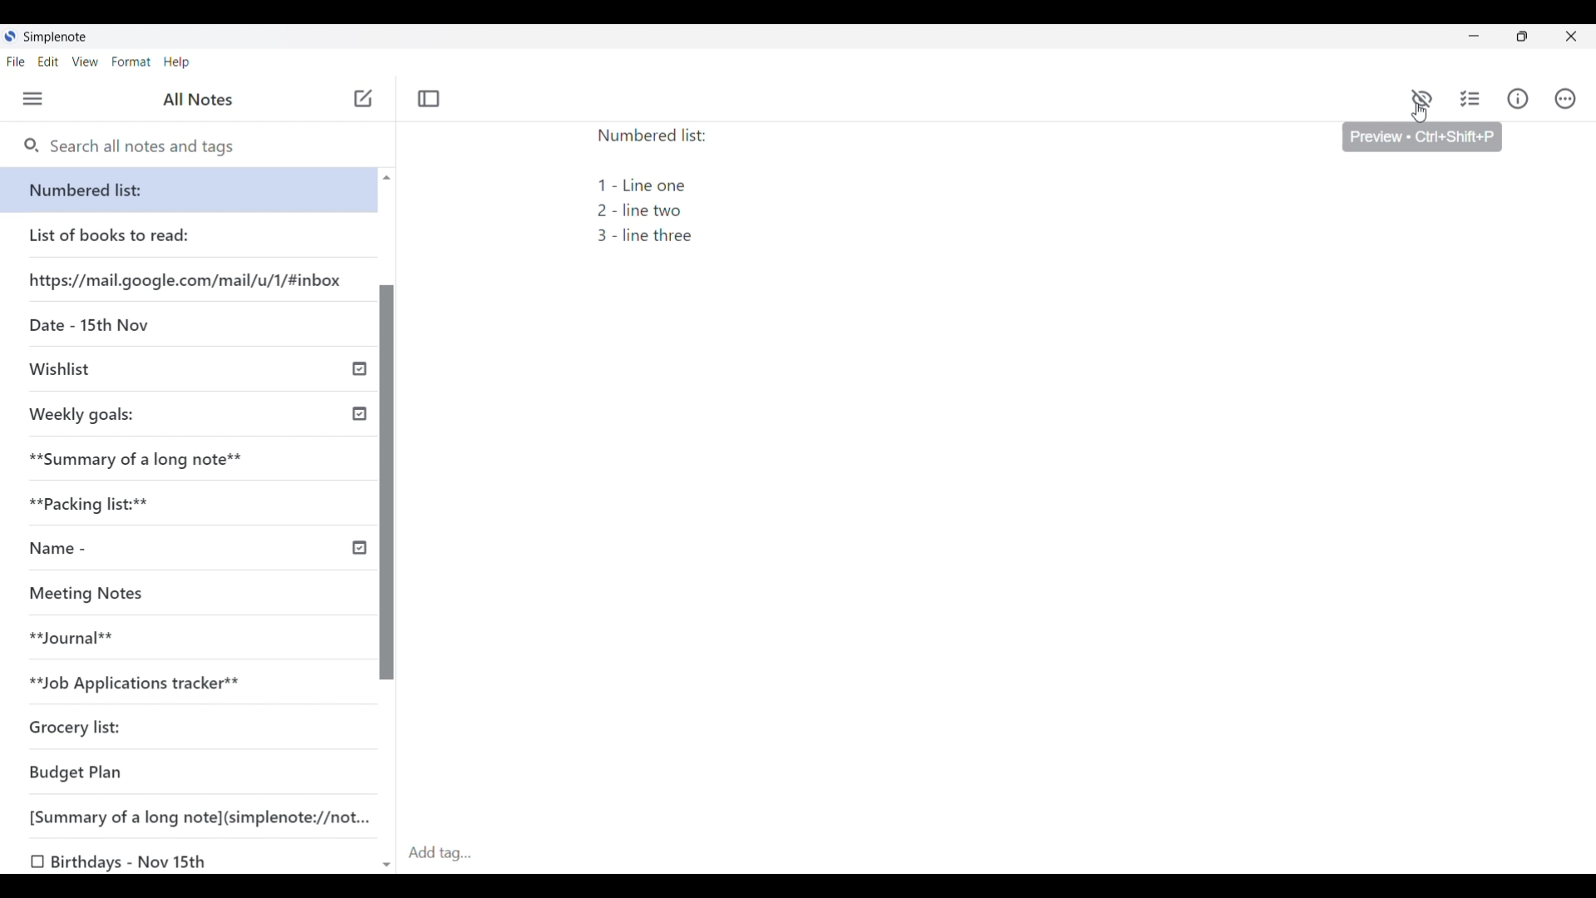 Image resolution: width=1596 pixels, height=898 pixels. I want to click on Add note, so click(363, 98).